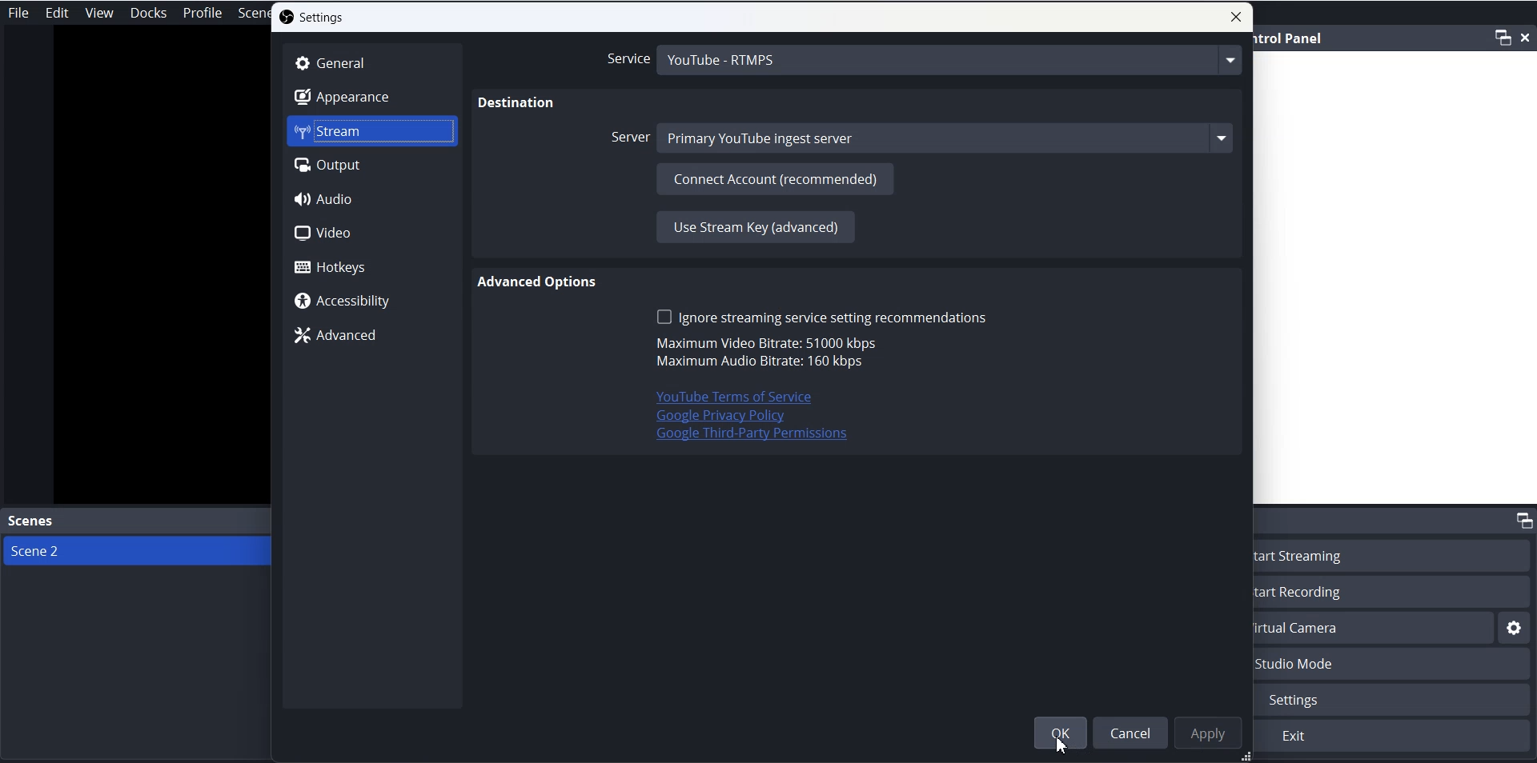 The width and height of the screenshot is (1537, 763). I want to click on Audio, so click(370, 198).